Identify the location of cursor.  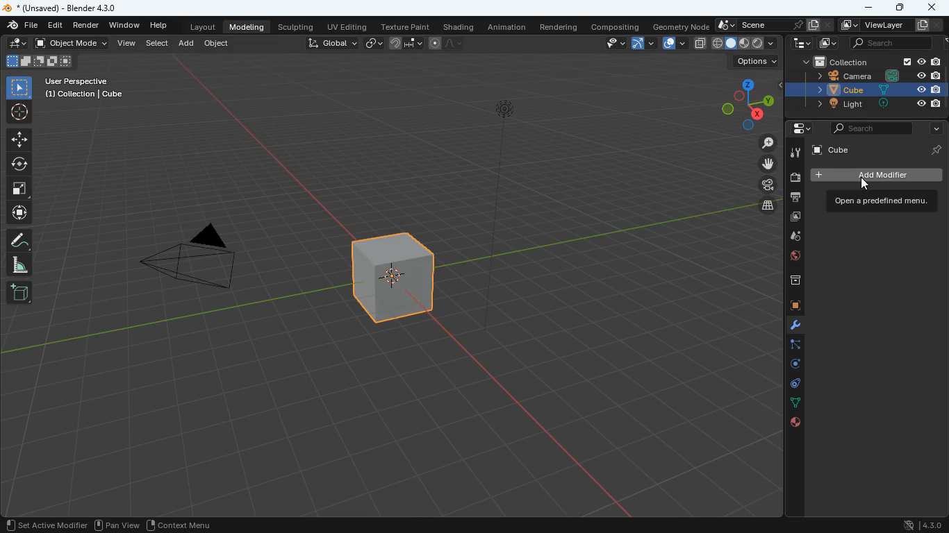
(870, 183).